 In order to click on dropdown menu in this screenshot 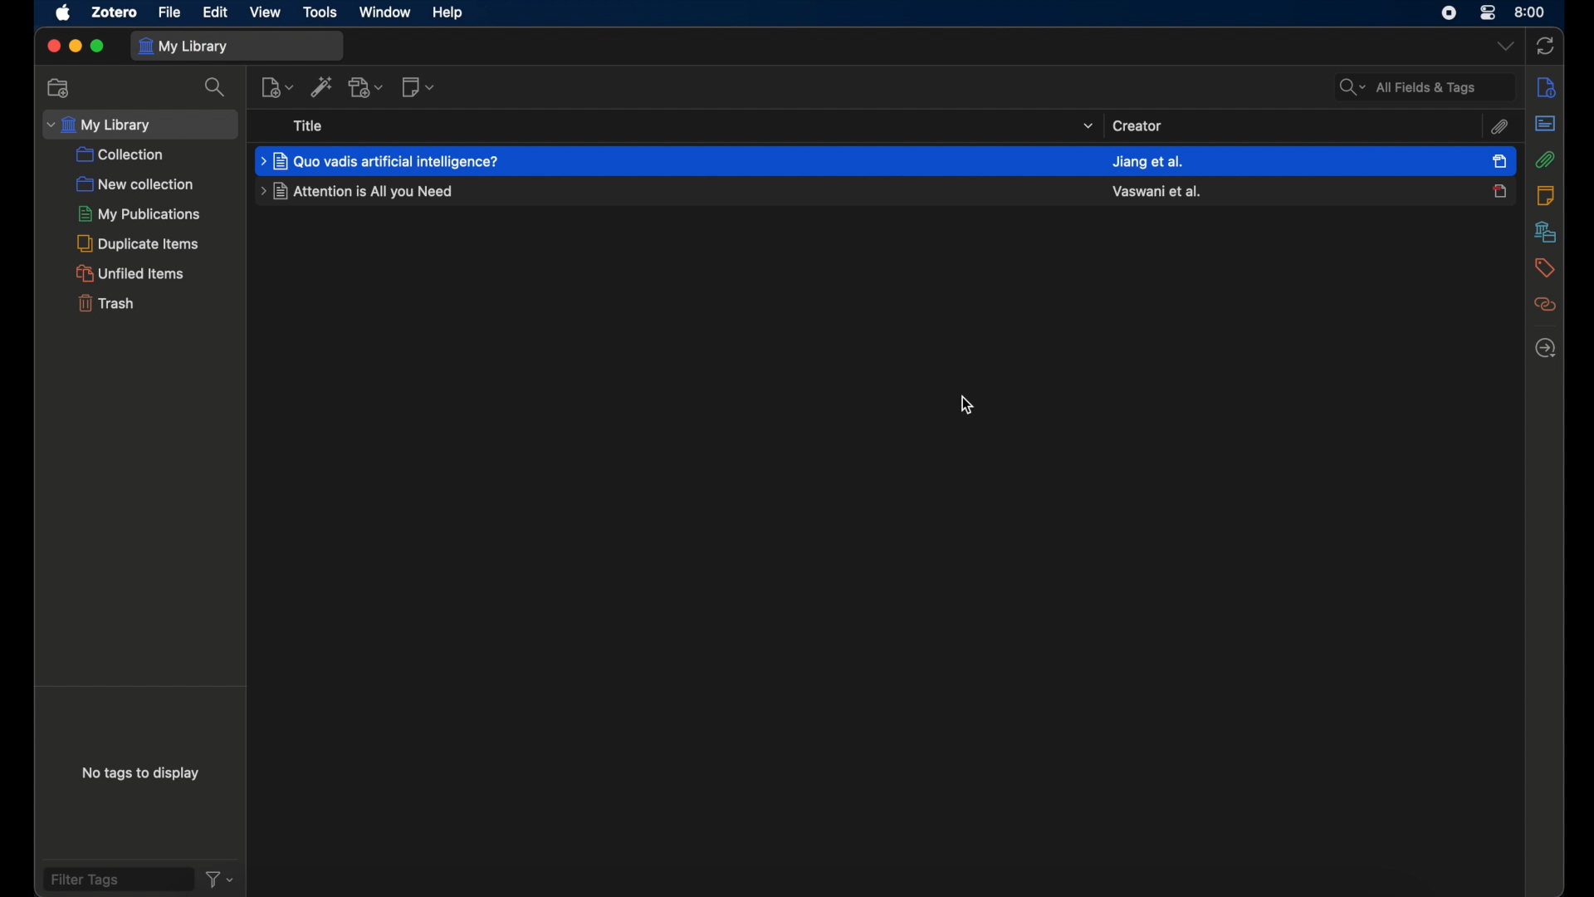, I will do `click(1504, 46)`.